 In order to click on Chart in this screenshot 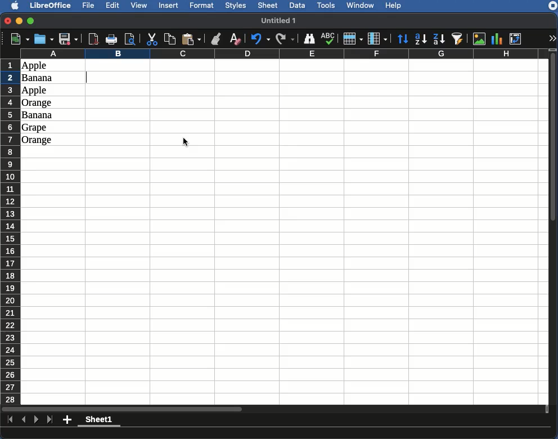, I will do `click(497, 39)`.